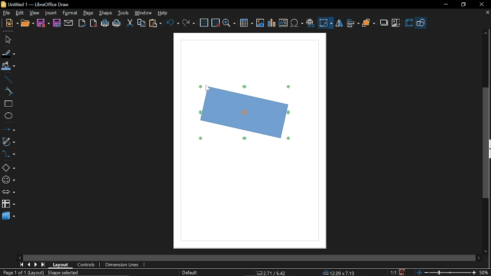 The width and height of the screenshot is (491, 276). What do you see at coordinates (297, 23) in the screenshot?
I see `Insert symbols` at bounding box center [297, 23].